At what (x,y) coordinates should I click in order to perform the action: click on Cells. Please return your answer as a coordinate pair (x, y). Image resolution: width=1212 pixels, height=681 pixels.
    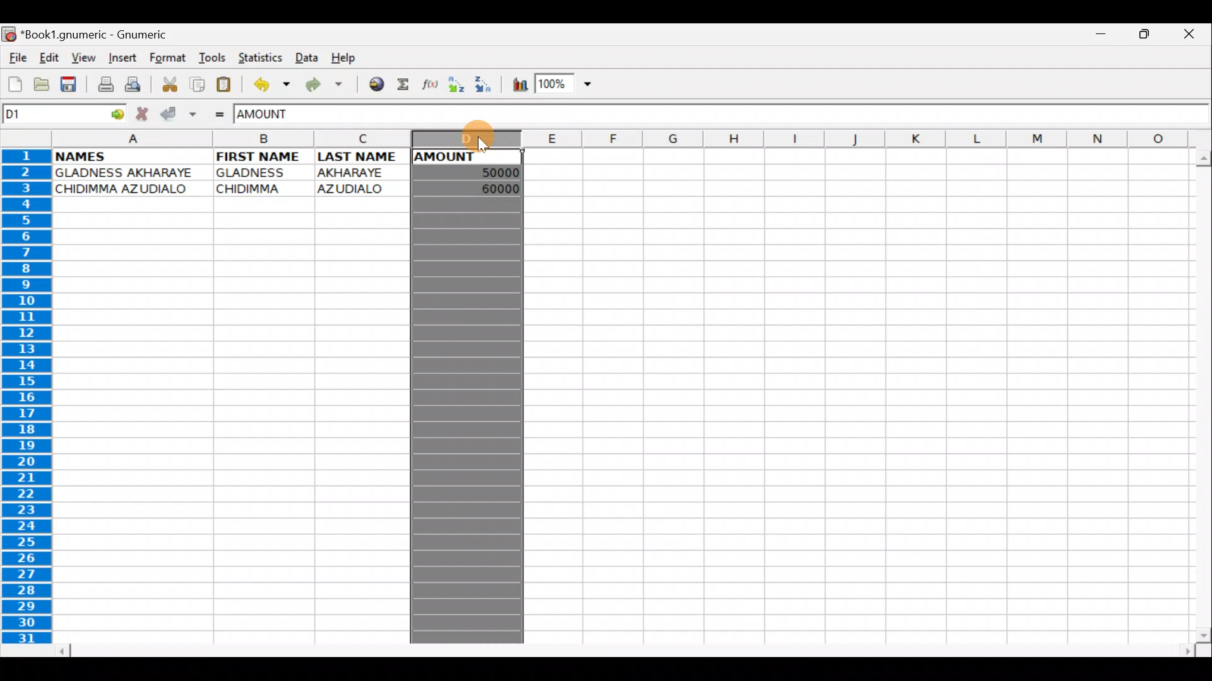
    Looking at the image, I should click on (851, 392).